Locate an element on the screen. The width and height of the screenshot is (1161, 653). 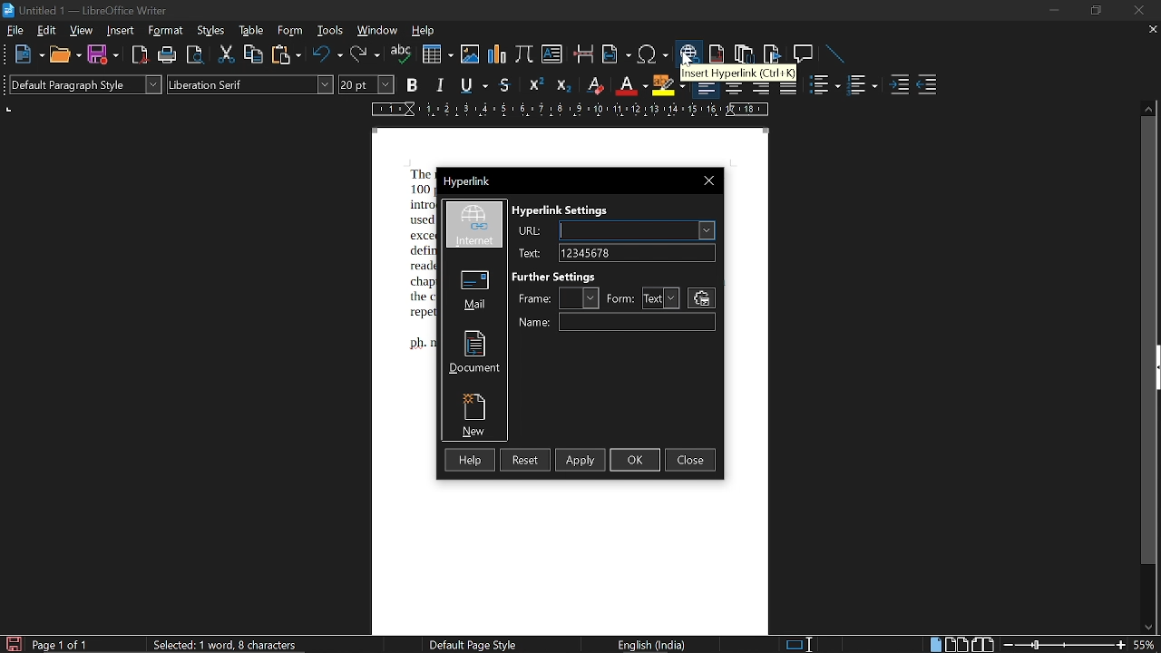
toggle ordered list is located at coordinates (863, 87).